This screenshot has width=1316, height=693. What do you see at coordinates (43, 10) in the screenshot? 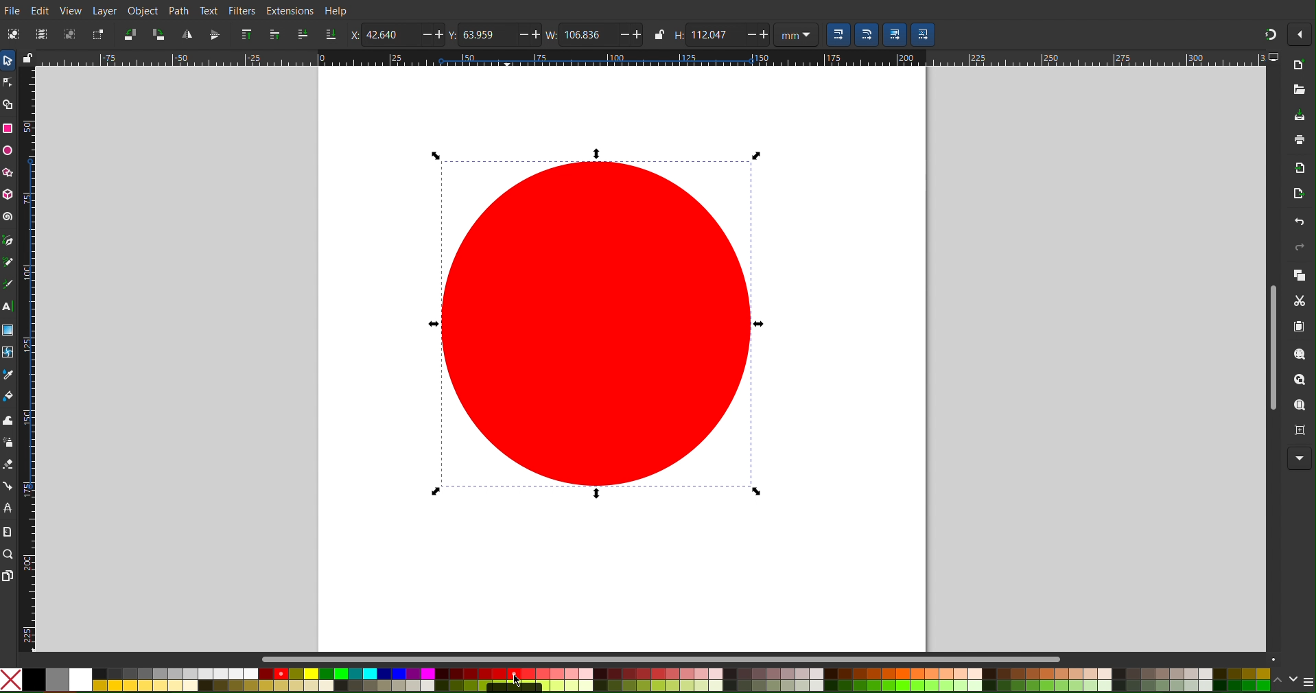
I see `Edit` at bounding box center [43, 10].